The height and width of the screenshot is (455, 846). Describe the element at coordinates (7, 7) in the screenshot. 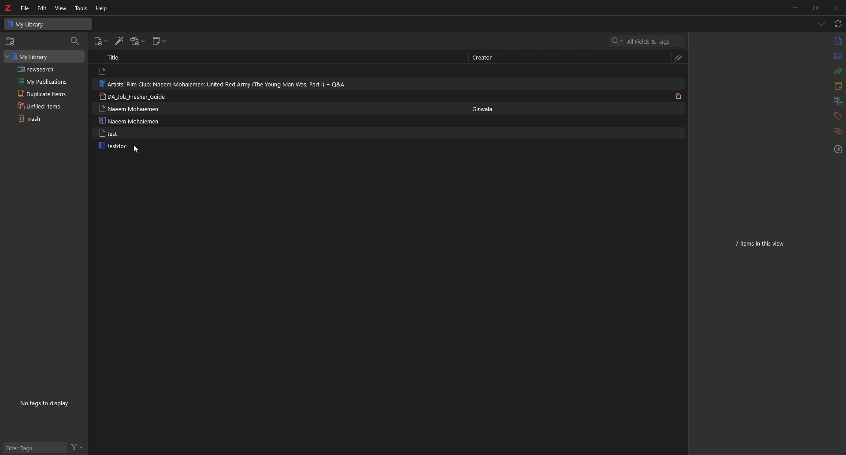

I see `Logo` at that location.